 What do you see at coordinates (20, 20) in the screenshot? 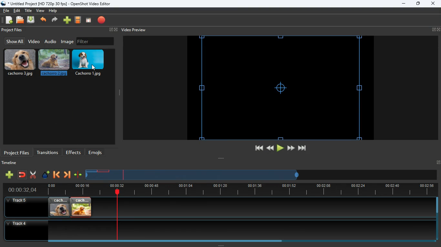
I see `files` at bounding box center [20, 20].